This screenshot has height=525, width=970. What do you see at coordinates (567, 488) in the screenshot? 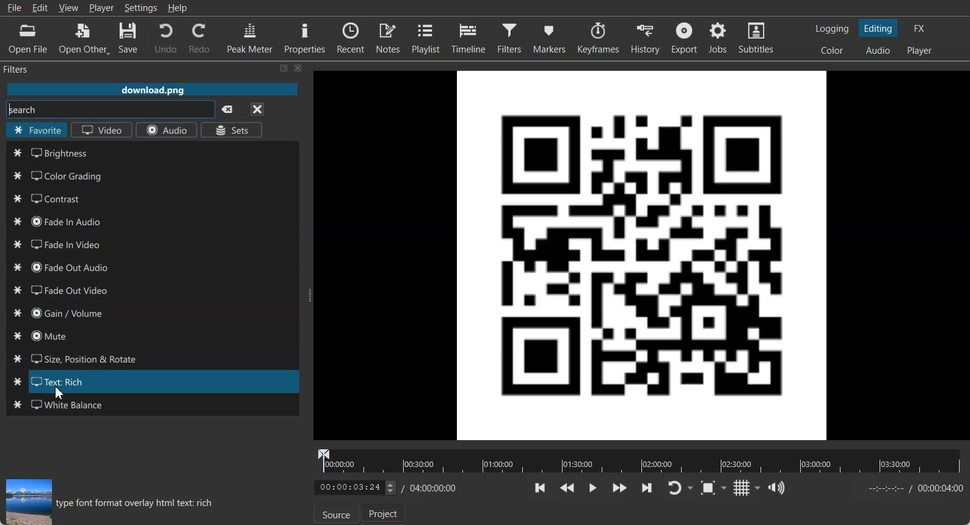
I see `Play Quickly backward` at bounding box center [567, 488].